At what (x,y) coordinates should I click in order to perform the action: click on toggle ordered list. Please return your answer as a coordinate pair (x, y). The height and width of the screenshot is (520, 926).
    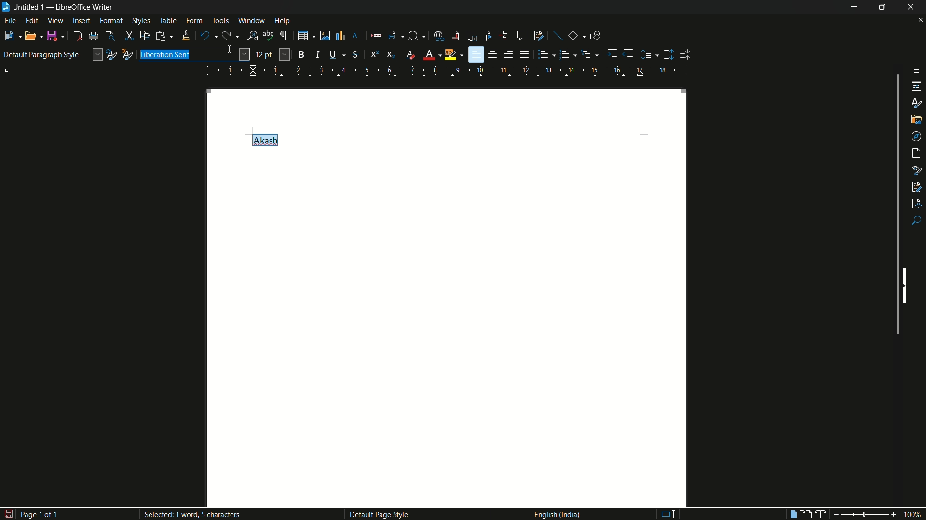
    Looking at the image, I should click on (566, 54).